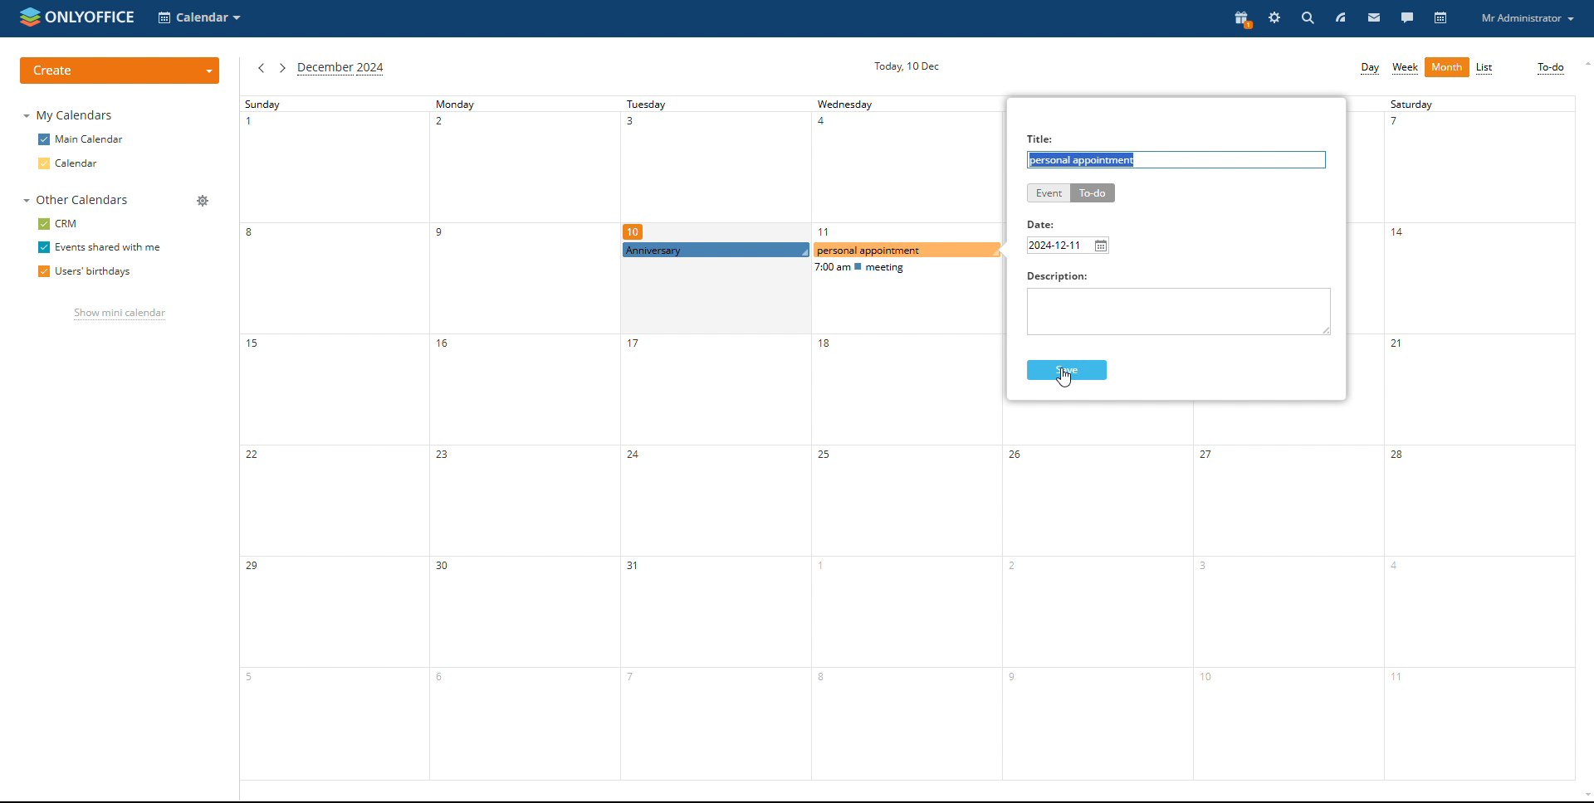 The height and width of the screenshot is (803, 1594). What do you see at coordinates (1093, 193) in the screenshot?
I see `to-do selected` at bounding box center [1093, 193].